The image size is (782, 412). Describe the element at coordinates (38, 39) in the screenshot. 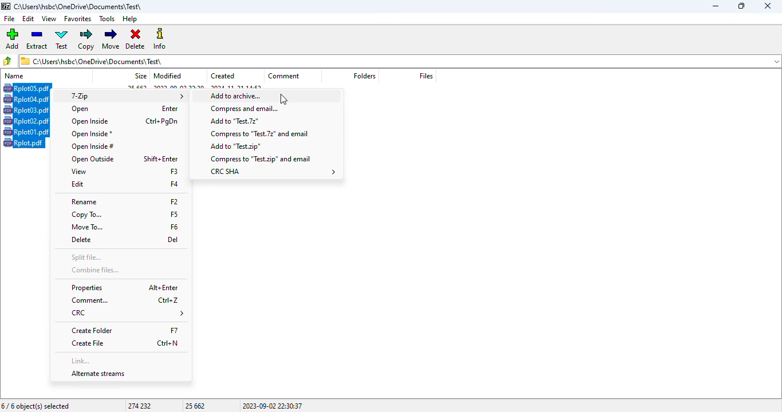

I see `extract` at that location.